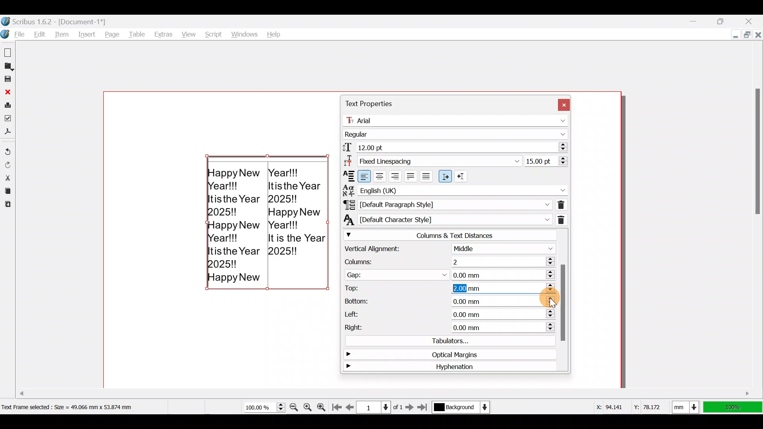 The height and width of the screenshot is (429, 763). What do you see at coordinates (734, 407) in the screenshot?
I see `100% zoom ratio` at bounding box center [734, 407].